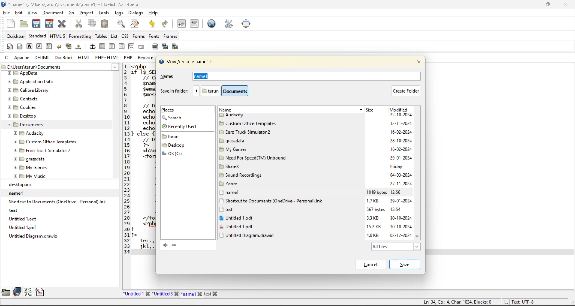  What do you see at coordinates (7, 13) in the screenshot?
I see `file` at bounding box center [7, 13].